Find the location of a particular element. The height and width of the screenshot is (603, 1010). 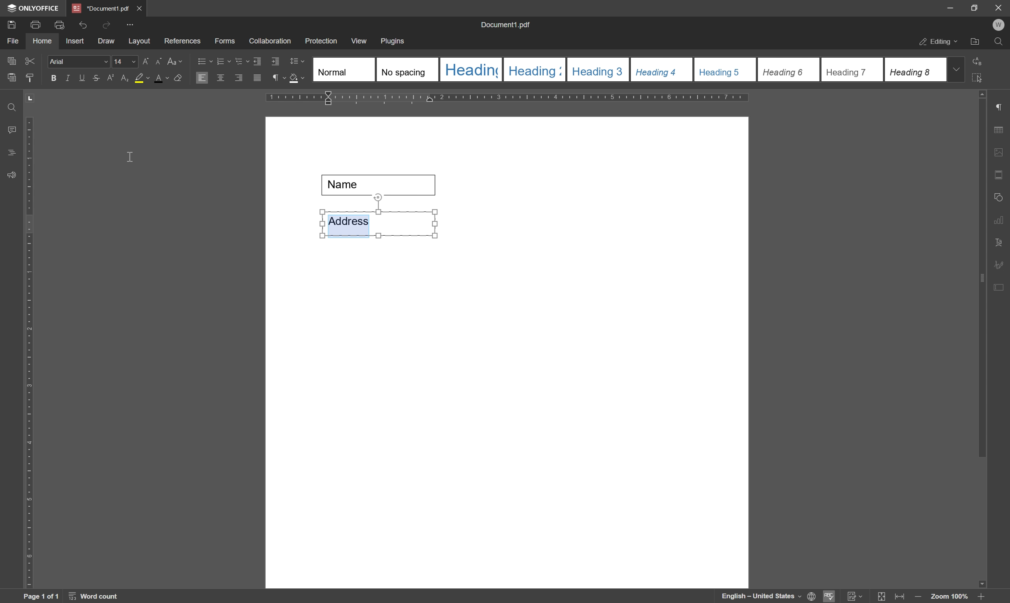

Type of headings is located at coordinates (628, 69).